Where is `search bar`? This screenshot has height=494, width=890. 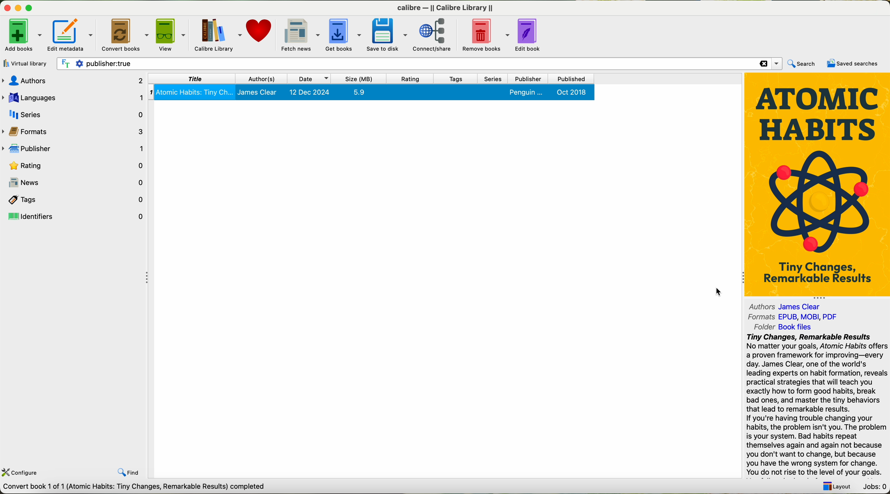
search bar is located at coordinates (419, 64).